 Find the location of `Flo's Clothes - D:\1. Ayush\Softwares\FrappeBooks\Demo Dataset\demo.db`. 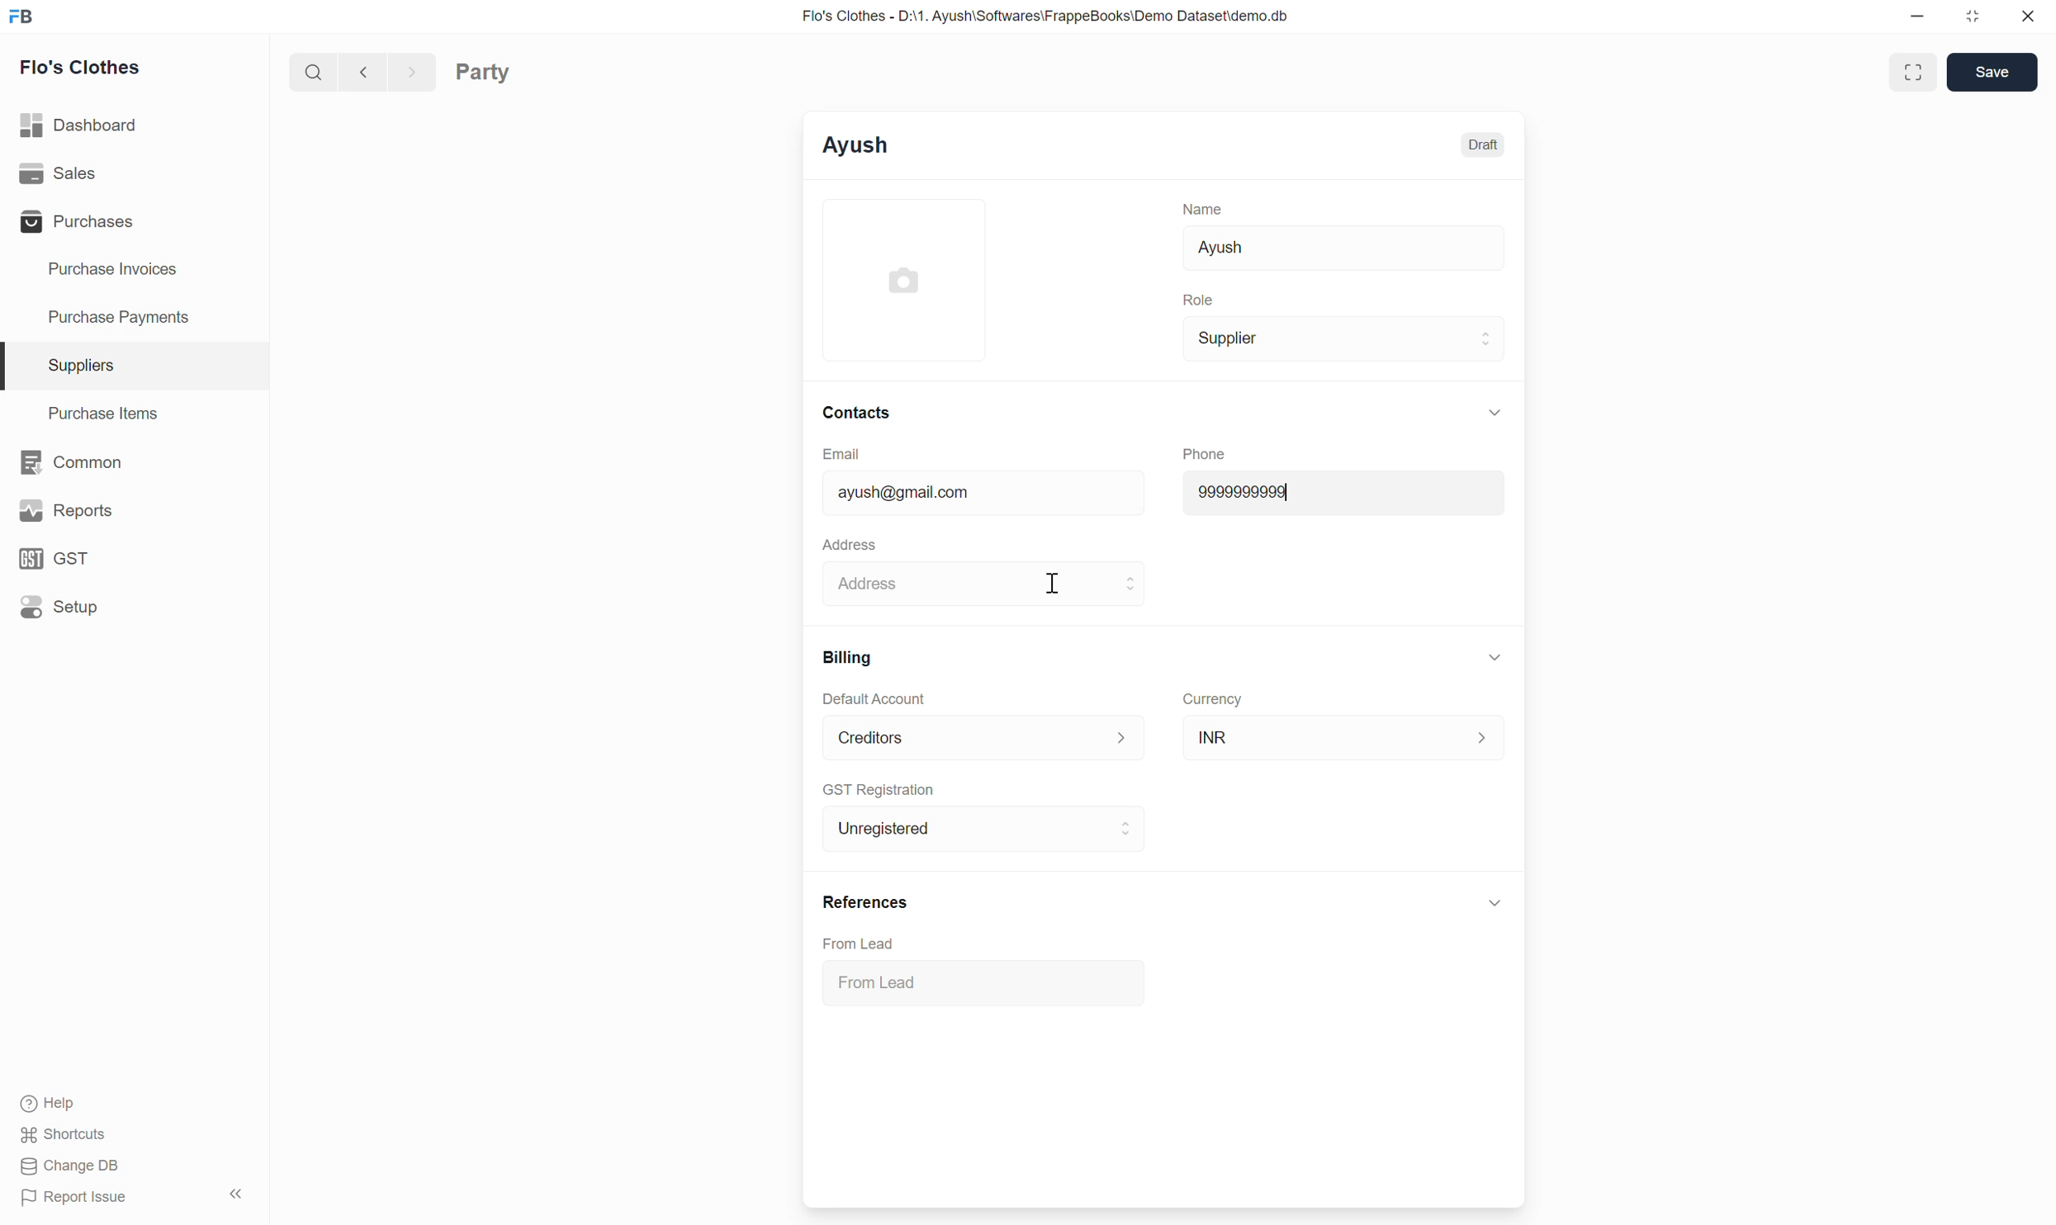

Flo's Clothes - D:\1. Ayush\Softwares\FrappeBooks\Demo Dataset\demo.db is located at coordinates (1046, 17).